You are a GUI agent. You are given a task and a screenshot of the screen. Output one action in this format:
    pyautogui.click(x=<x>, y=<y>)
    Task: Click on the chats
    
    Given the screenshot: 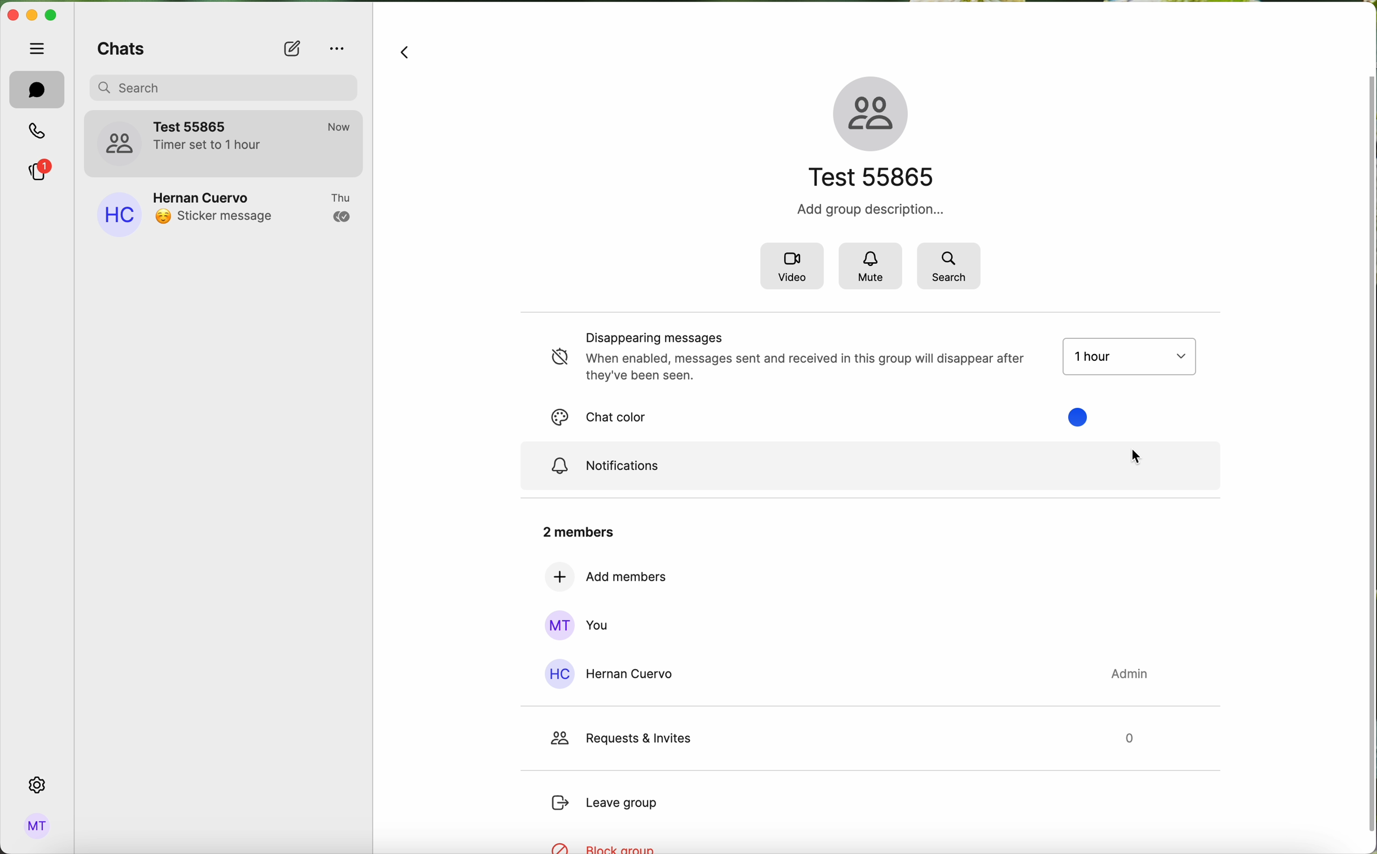 What is the action you would take?
    pyautogui.click(x=118, y=48)
    